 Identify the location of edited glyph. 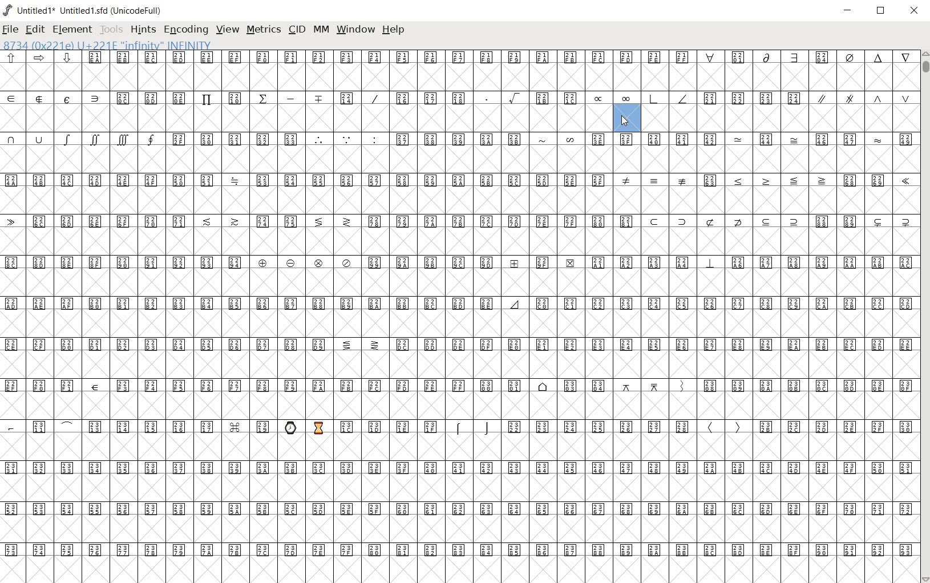
(464, 569).